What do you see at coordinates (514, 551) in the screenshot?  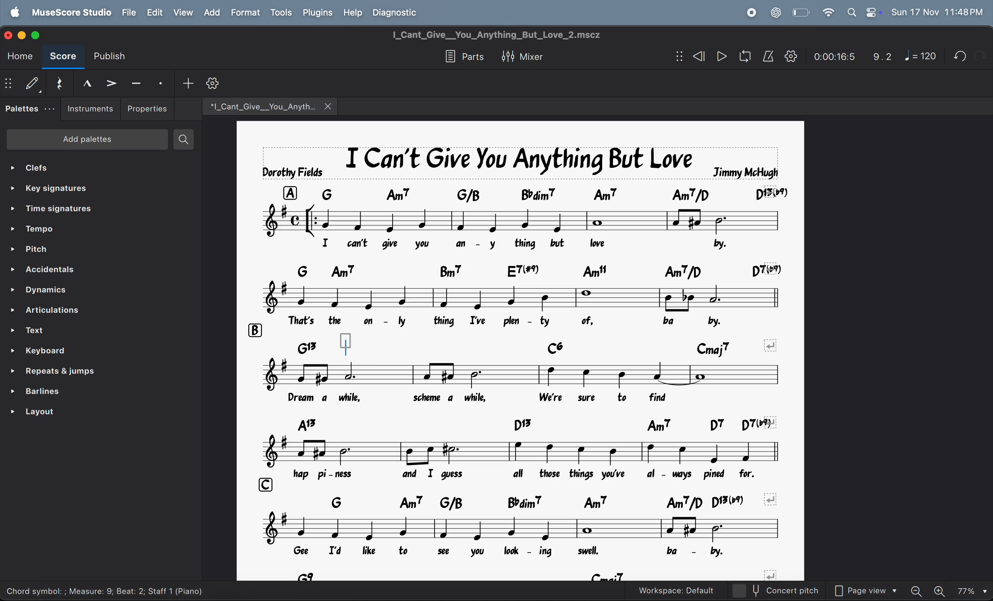 I see `lyrics` at bounding box center [514, 551].